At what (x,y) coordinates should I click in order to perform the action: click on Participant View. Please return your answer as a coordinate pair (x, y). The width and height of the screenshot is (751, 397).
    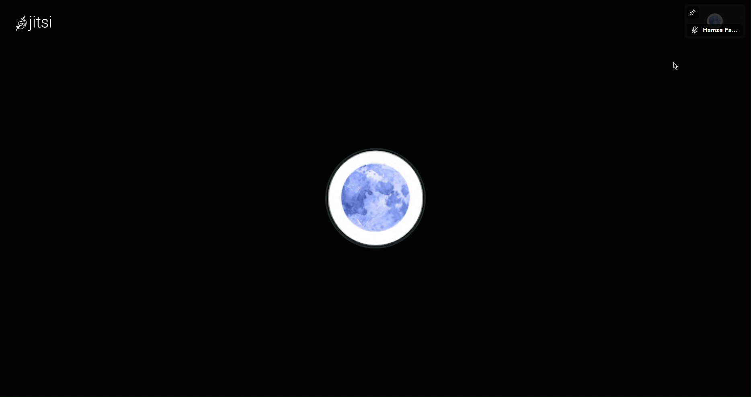
    Looking at the image, I should click on (717, 31).